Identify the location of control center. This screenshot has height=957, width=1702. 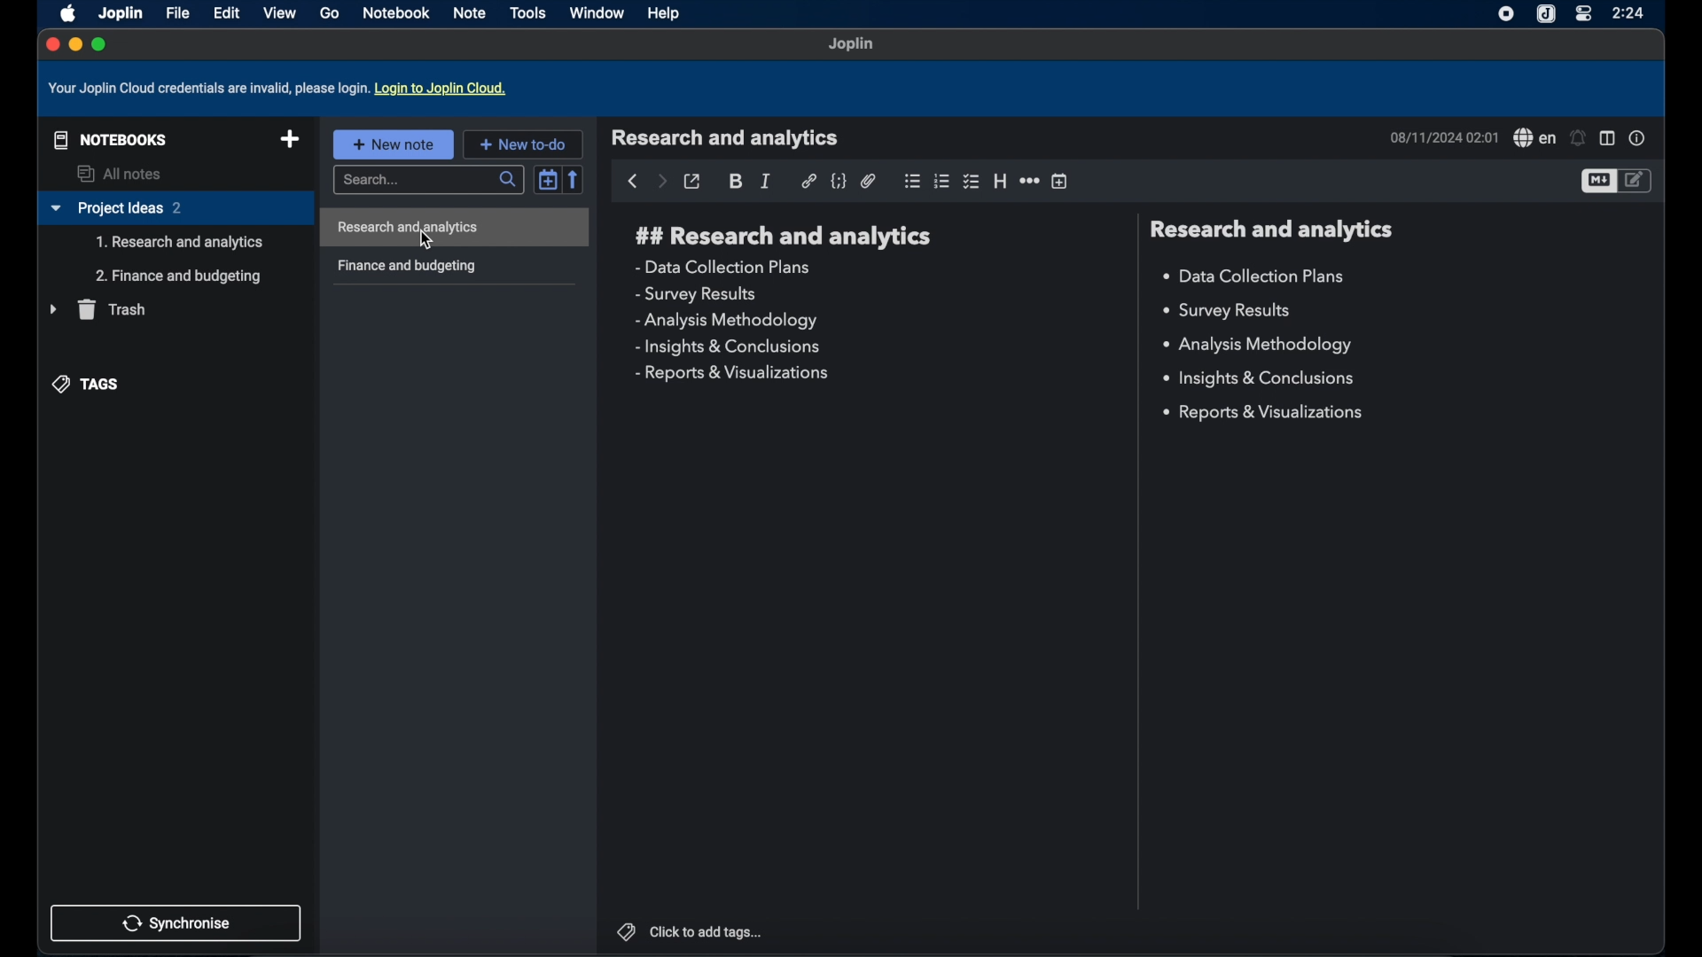
(1582, 14).